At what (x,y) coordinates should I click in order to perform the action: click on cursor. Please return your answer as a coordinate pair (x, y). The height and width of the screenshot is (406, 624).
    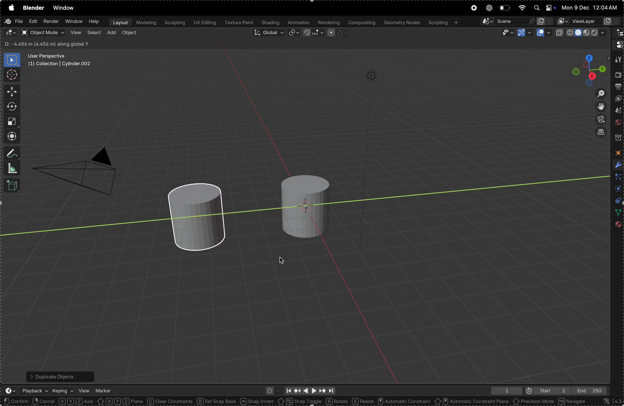
    Looking at the image, I should click on (282, 261).